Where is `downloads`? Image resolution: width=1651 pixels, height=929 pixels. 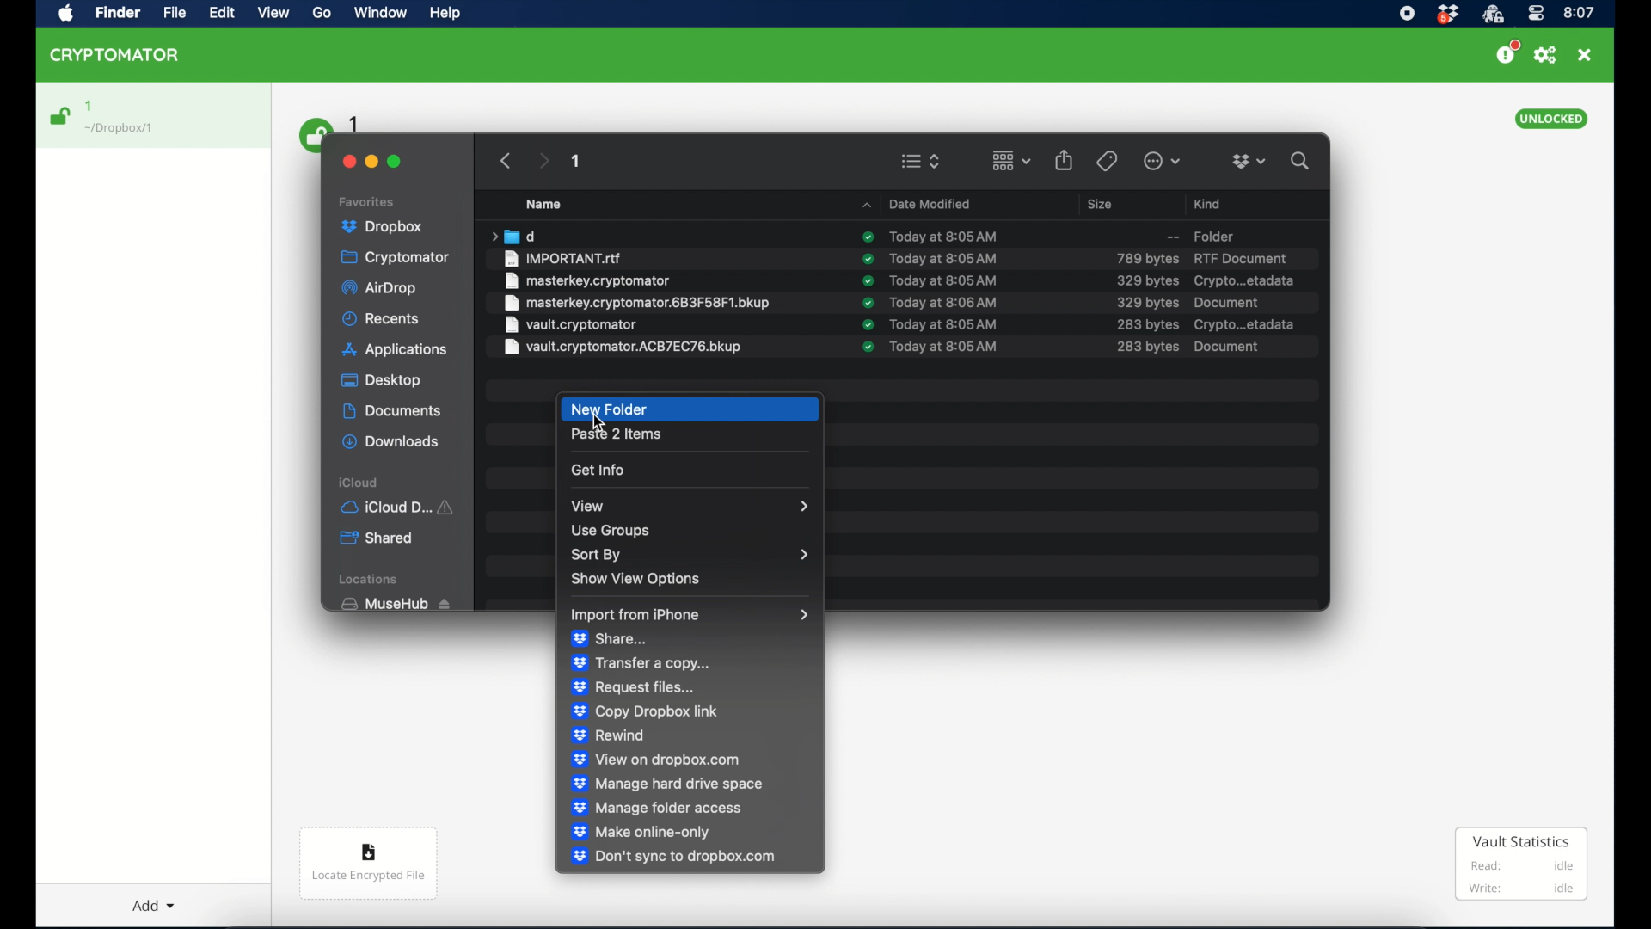
downloads is located at coordinates (390, 441).